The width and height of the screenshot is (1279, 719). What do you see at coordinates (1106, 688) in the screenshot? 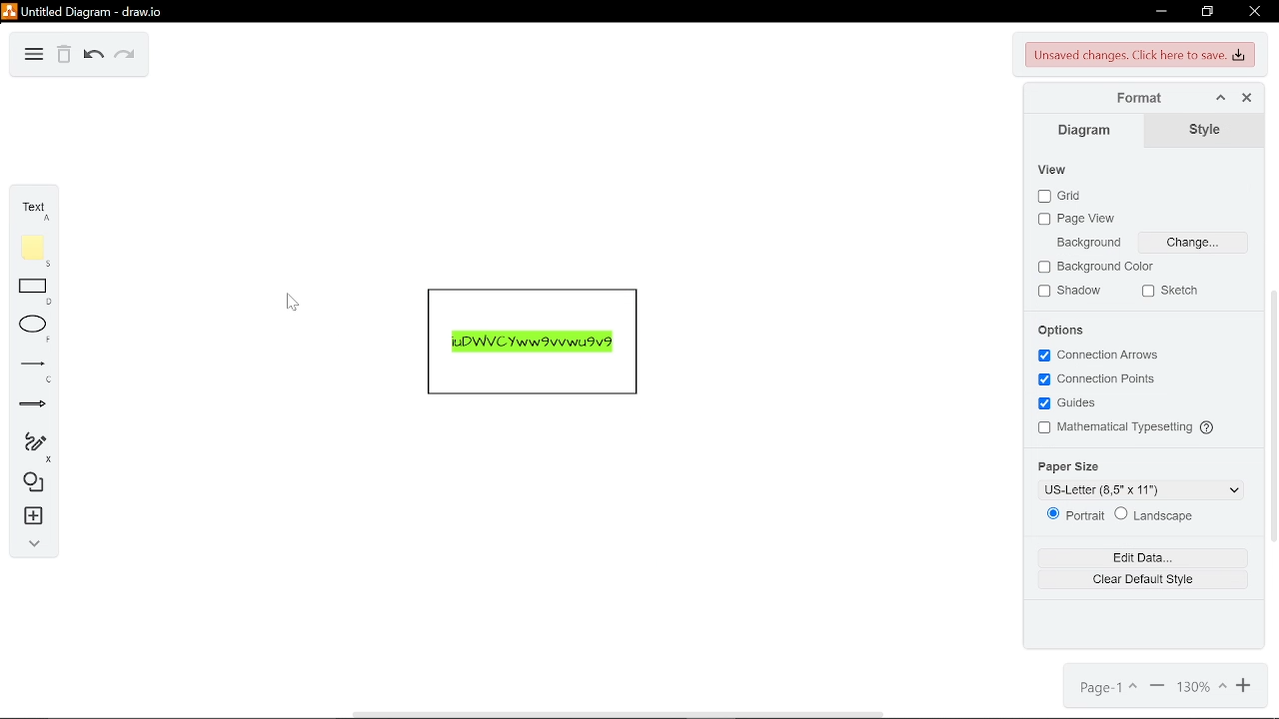
I see `page1` at bounding box center [1106, 688].